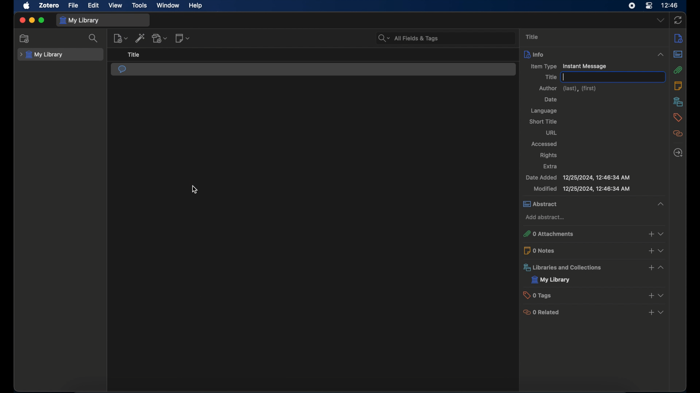  I want to click on title, so click(551, 77).